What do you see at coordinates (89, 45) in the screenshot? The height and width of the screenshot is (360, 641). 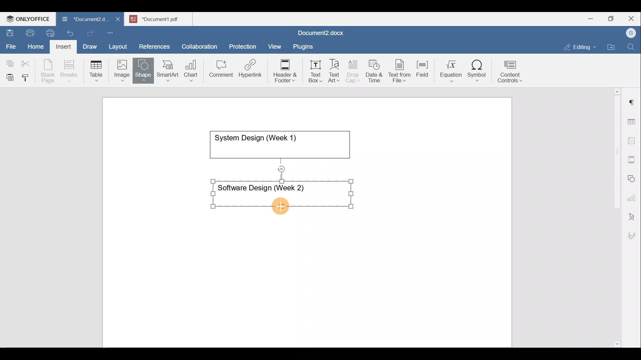 I see `Draw` at bounding box center [89, 45].